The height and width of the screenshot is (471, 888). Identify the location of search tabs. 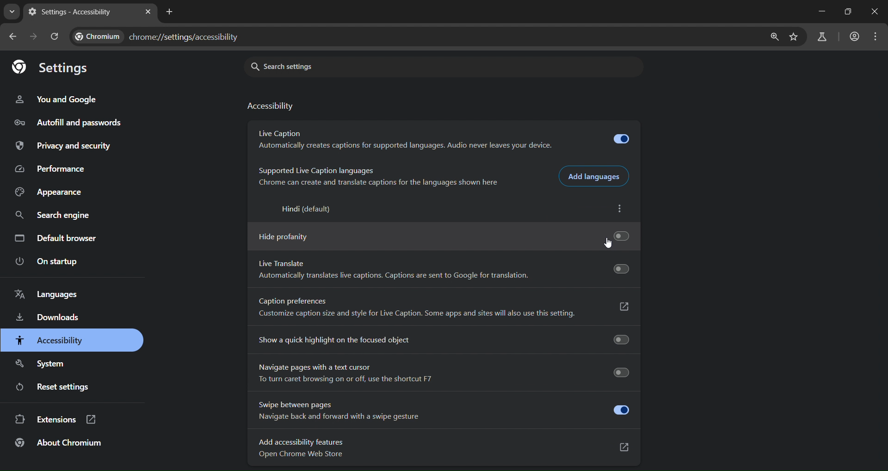
(11, 12).